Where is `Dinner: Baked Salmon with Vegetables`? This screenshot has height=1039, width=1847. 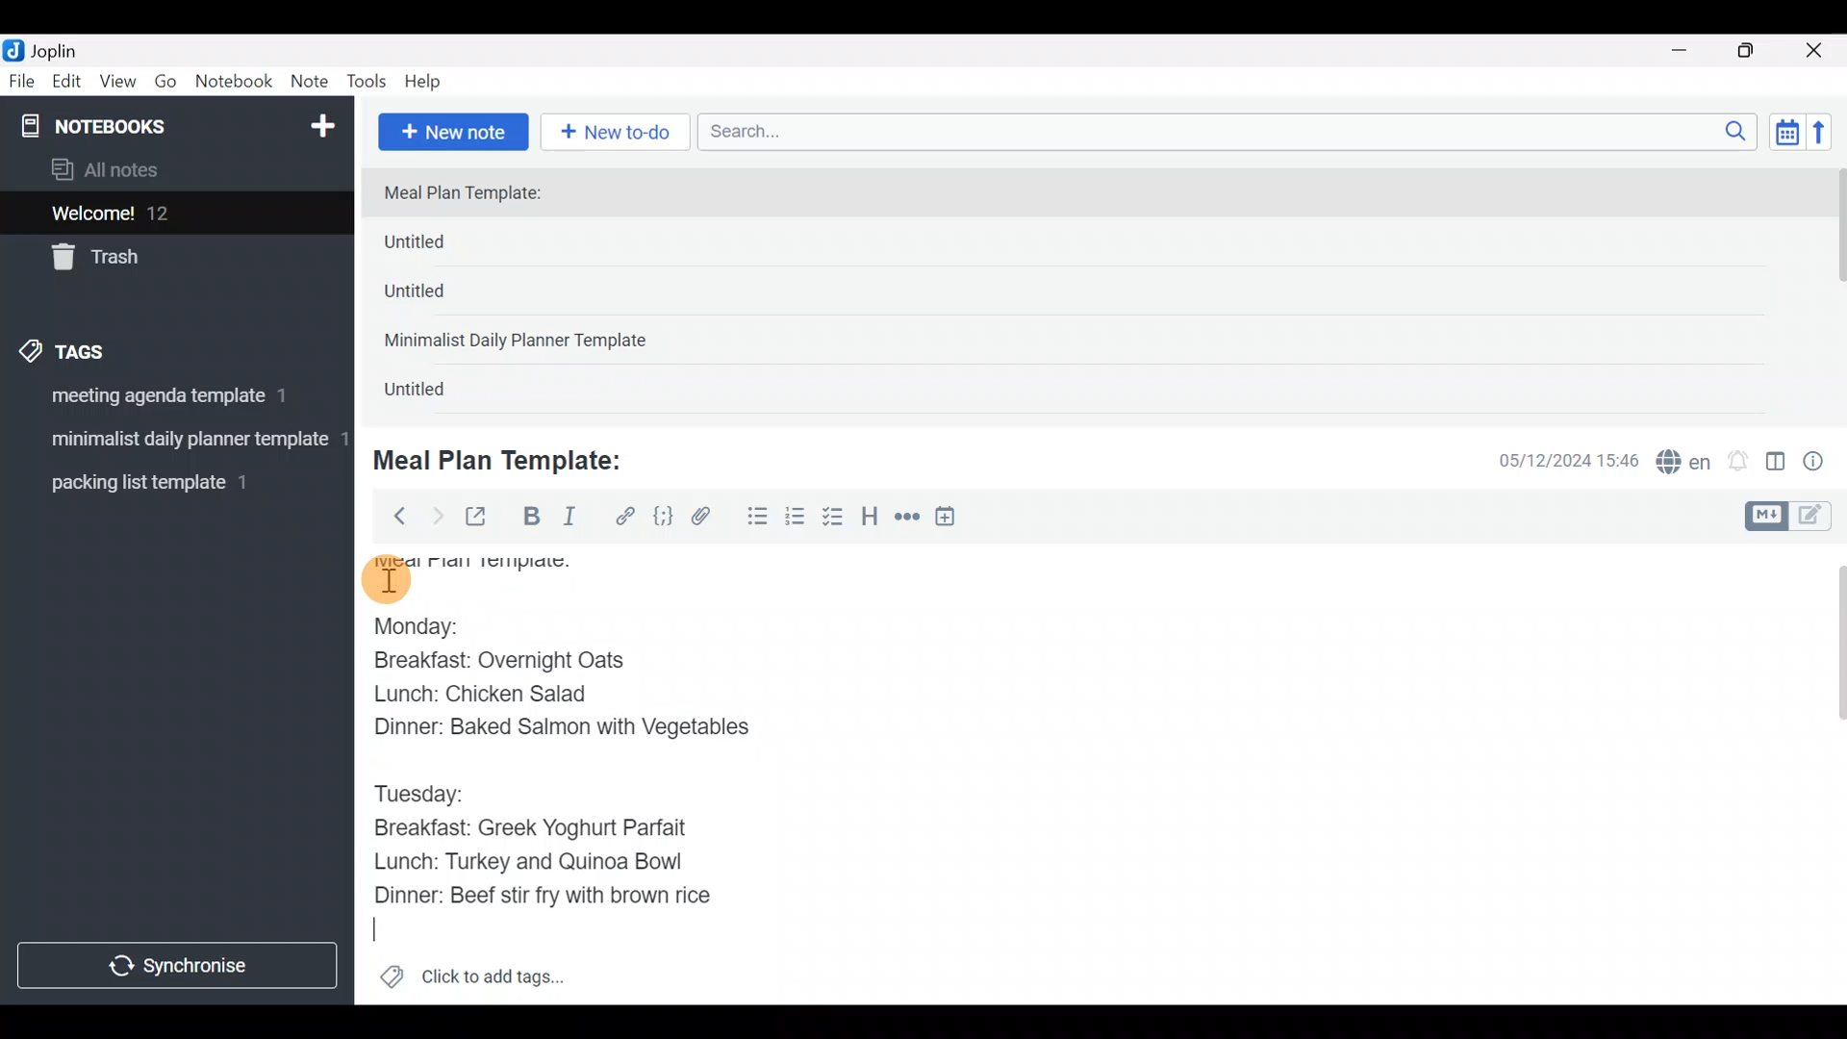
Dinner: Baked Salmon with Vegetables is located at coordinates (567, 726).